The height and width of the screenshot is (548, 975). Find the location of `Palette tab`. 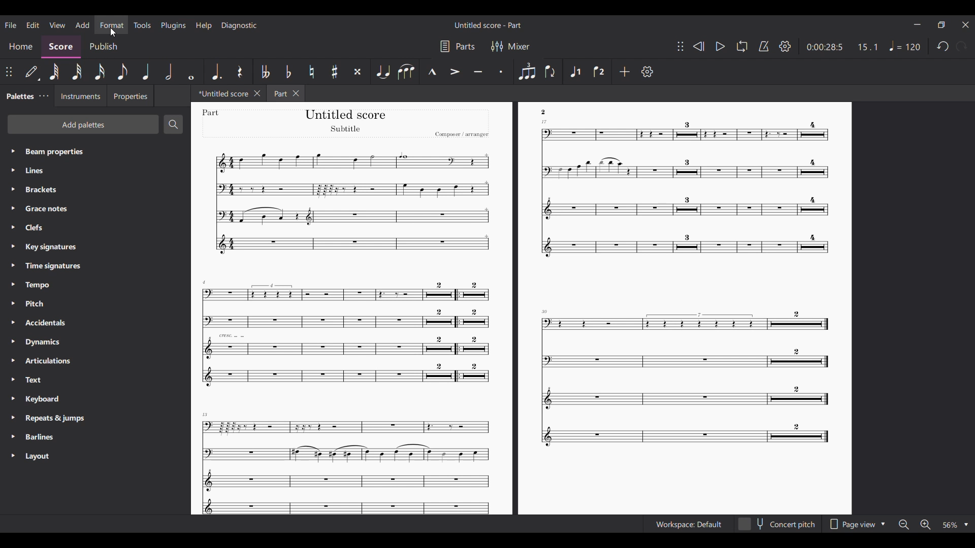

Palette tab is located at coordinates (18, 96).